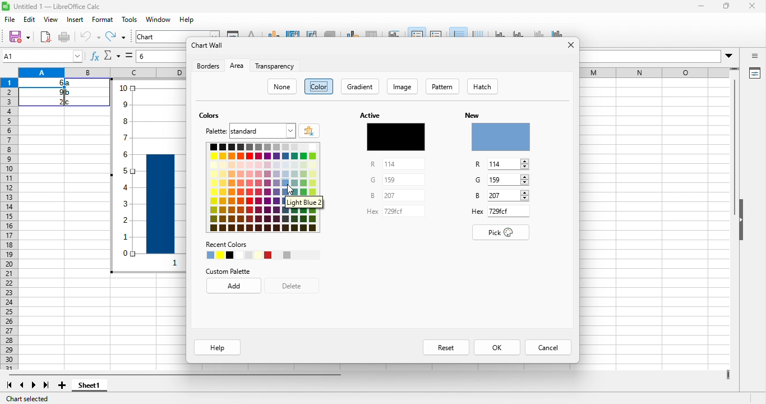 This screenshot has height=404, width=766. I want to click on a, so click(70, 83).